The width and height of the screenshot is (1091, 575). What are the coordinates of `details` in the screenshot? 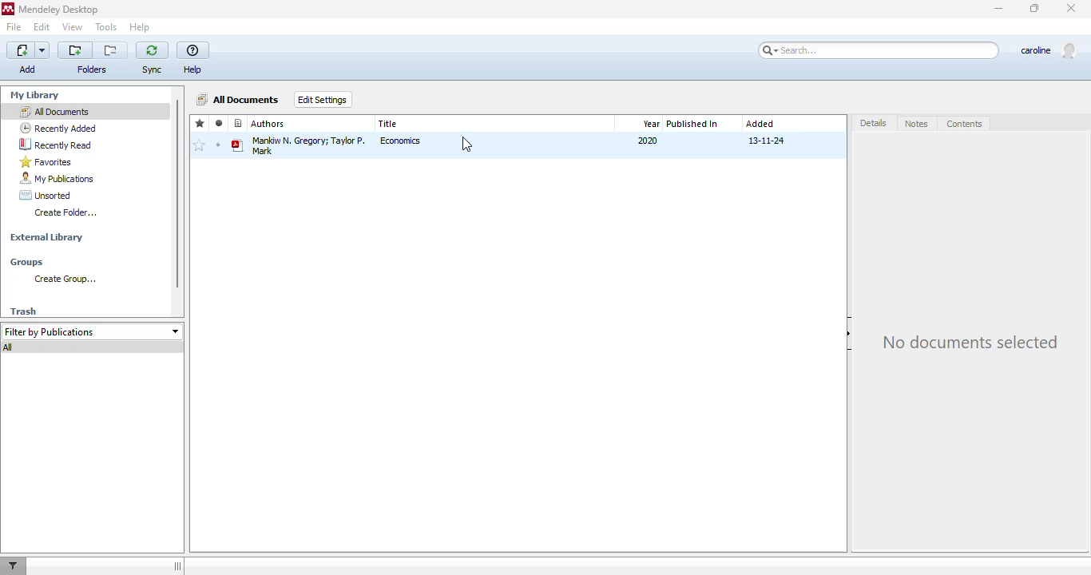 It's located at (875, 123).